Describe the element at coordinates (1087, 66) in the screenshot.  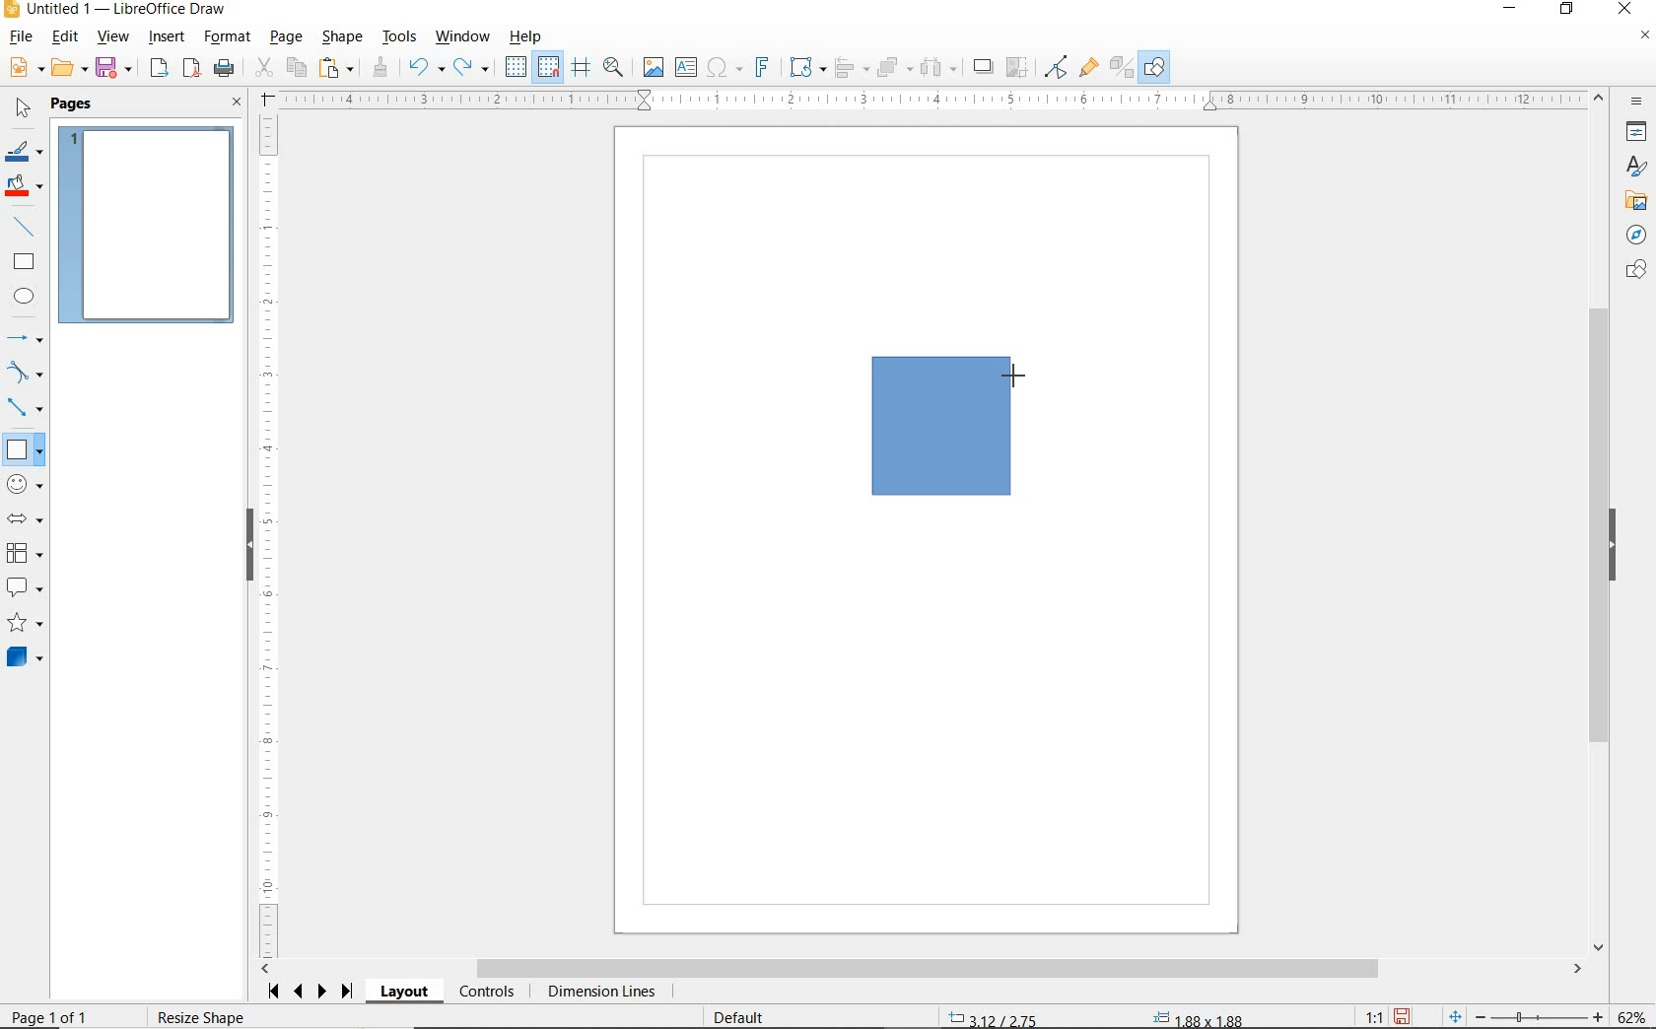
I see `SHOW GLUEPOINT FUNCTIONS` at that location.